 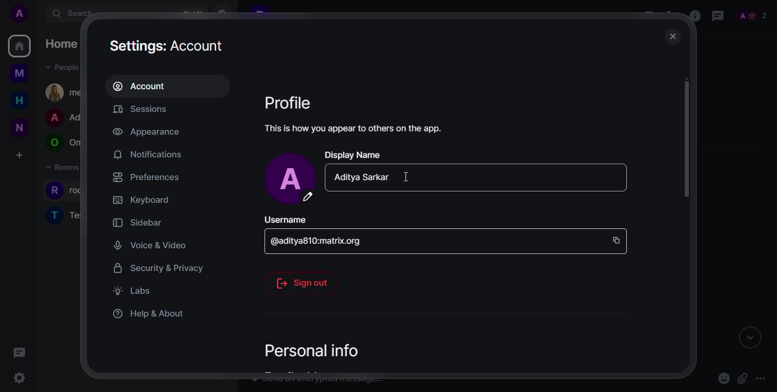 What do you see at coordinates (149, 313) in the screenshot?
I see `help ` at bounding box center [149, 313].